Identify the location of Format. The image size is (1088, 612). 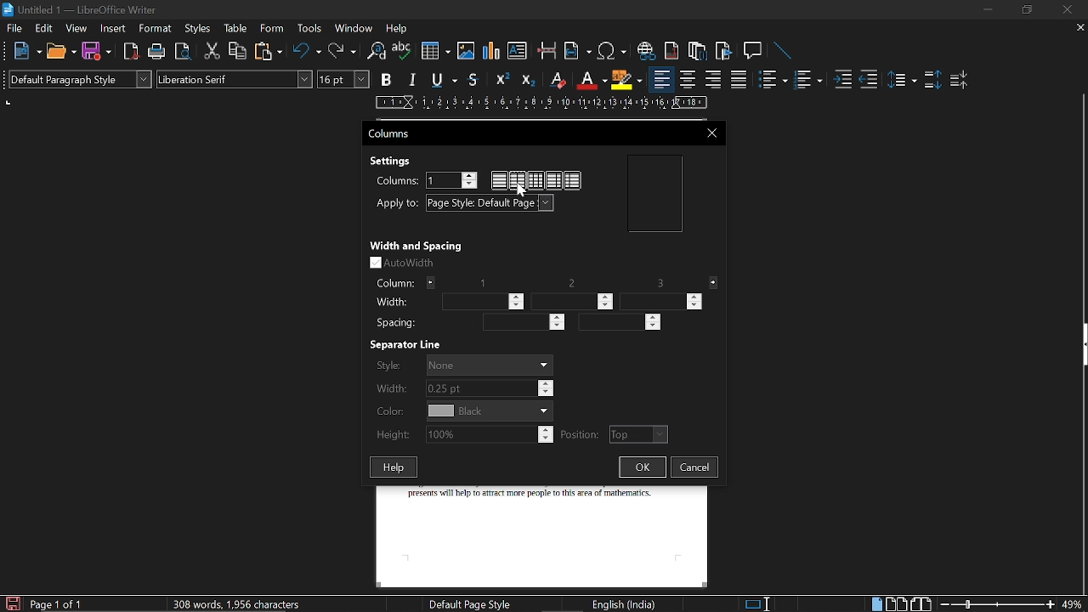
(158, 28).